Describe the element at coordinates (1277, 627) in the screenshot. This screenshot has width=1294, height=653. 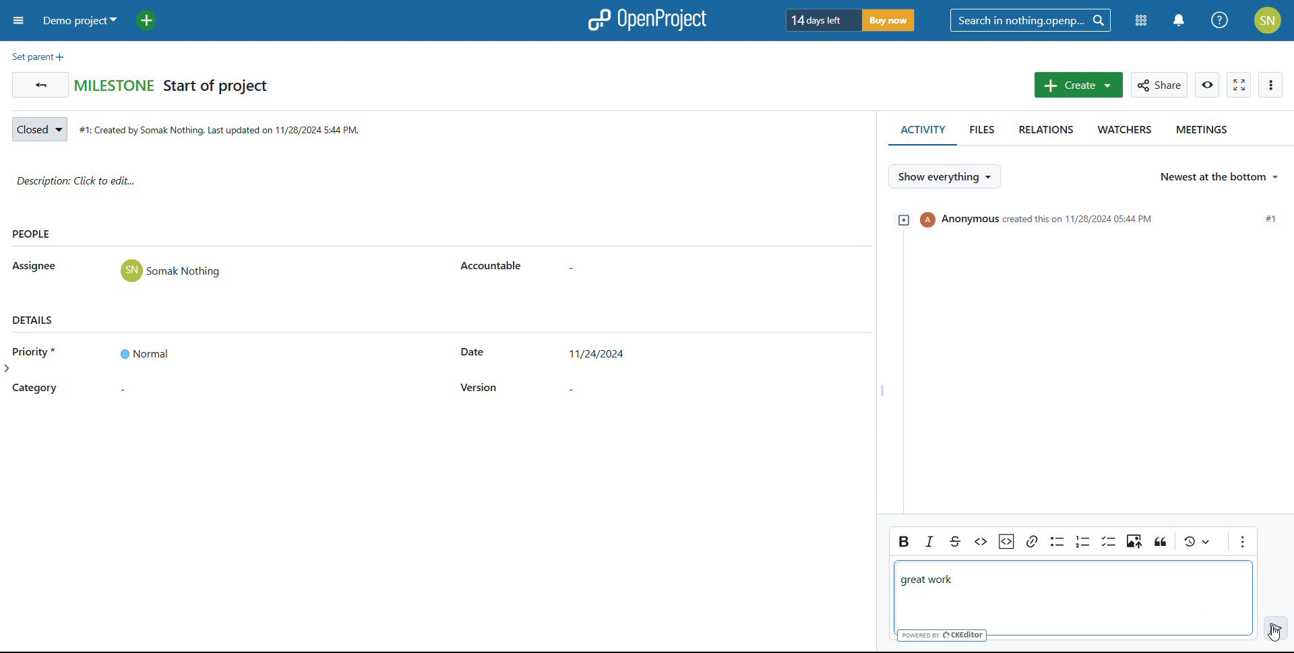
I see `enter` at that location.